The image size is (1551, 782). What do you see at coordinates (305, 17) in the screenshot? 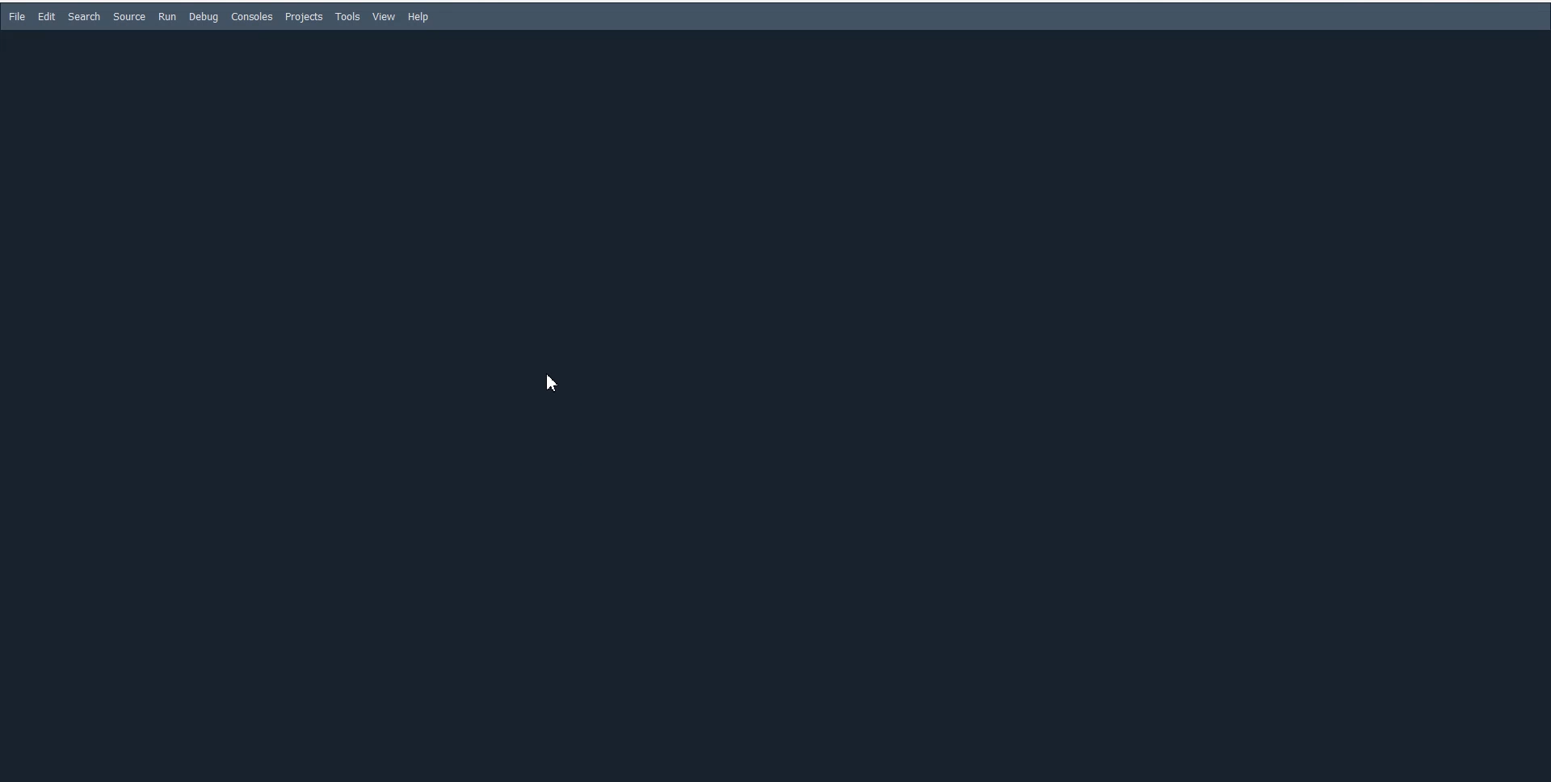
I see `Projects` at bounding box center [305, 17].